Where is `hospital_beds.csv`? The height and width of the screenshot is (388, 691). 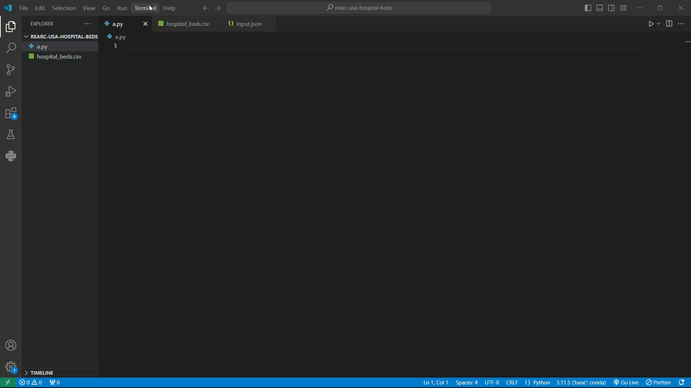 hospital_beds.csv is located at coordinates (60, 57).